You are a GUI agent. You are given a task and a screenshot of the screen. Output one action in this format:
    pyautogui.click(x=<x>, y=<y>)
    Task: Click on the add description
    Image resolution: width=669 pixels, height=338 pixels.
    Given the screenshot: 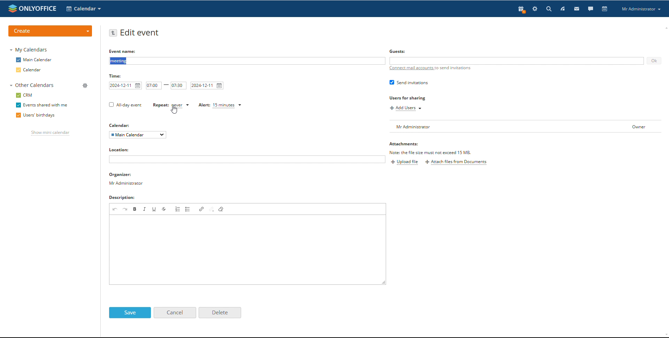 What is the action you would take?
    pyautogui.click(x=248, y=250)
    